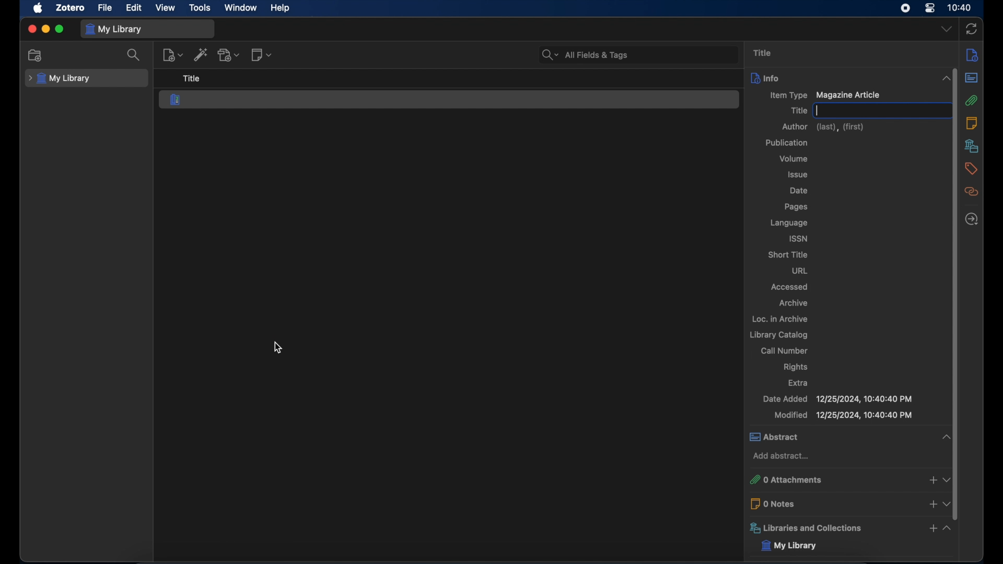 The height and width of the screenshot is (564, 1003). I want to click on maximize, so click(60, 29).